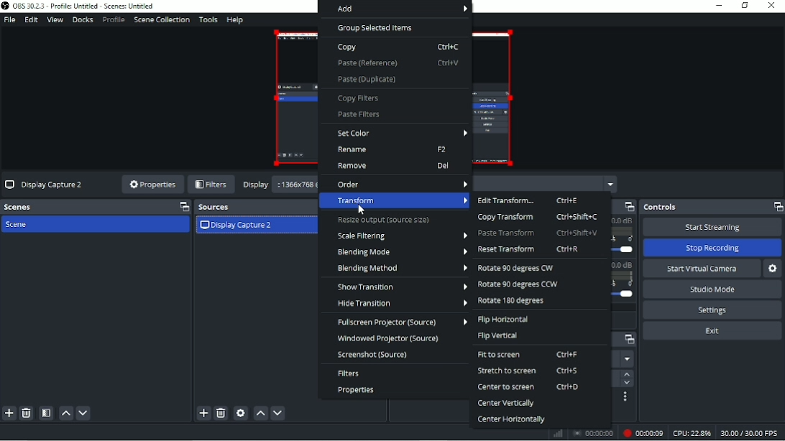 This screenshot has height=441, width=785. I want to click on Add source, so click(203, 413).